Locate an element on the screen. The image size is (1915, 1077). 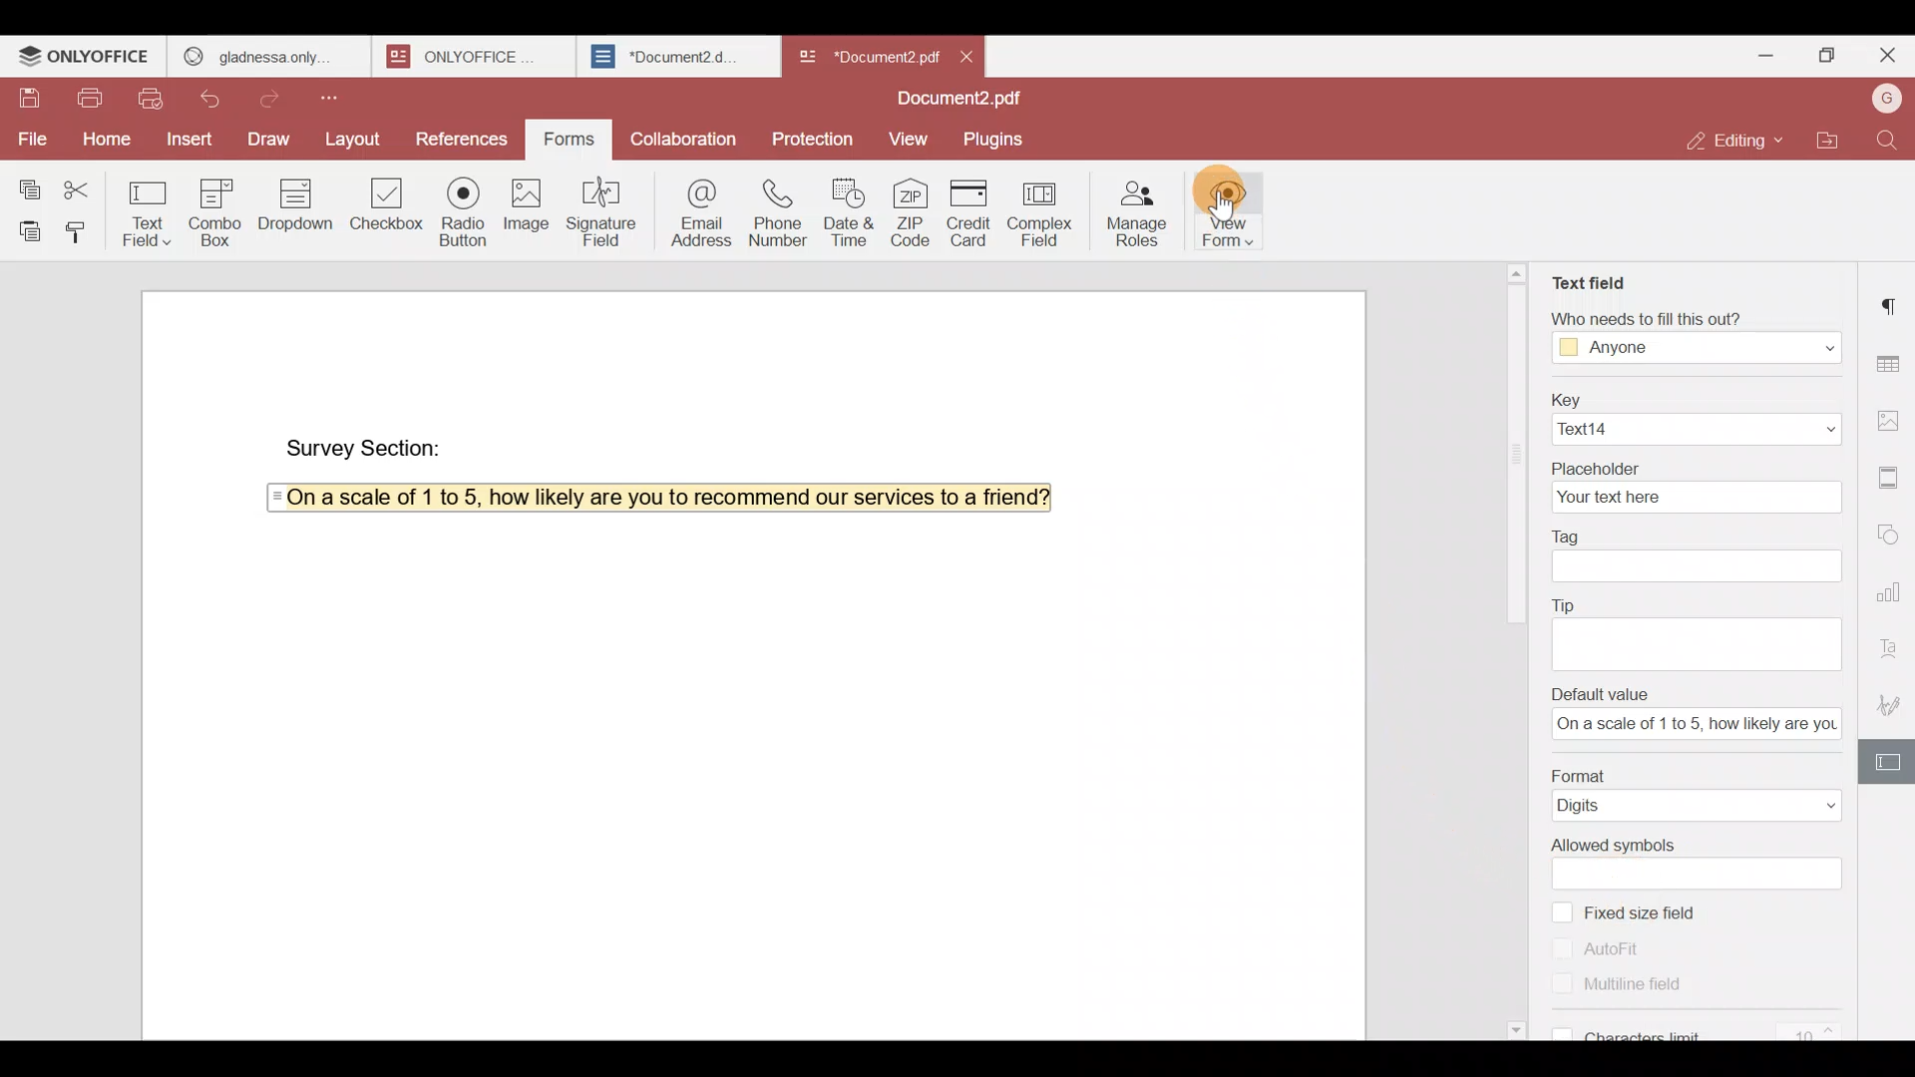
Paragraph settings is located at coordinates (1893, 298).